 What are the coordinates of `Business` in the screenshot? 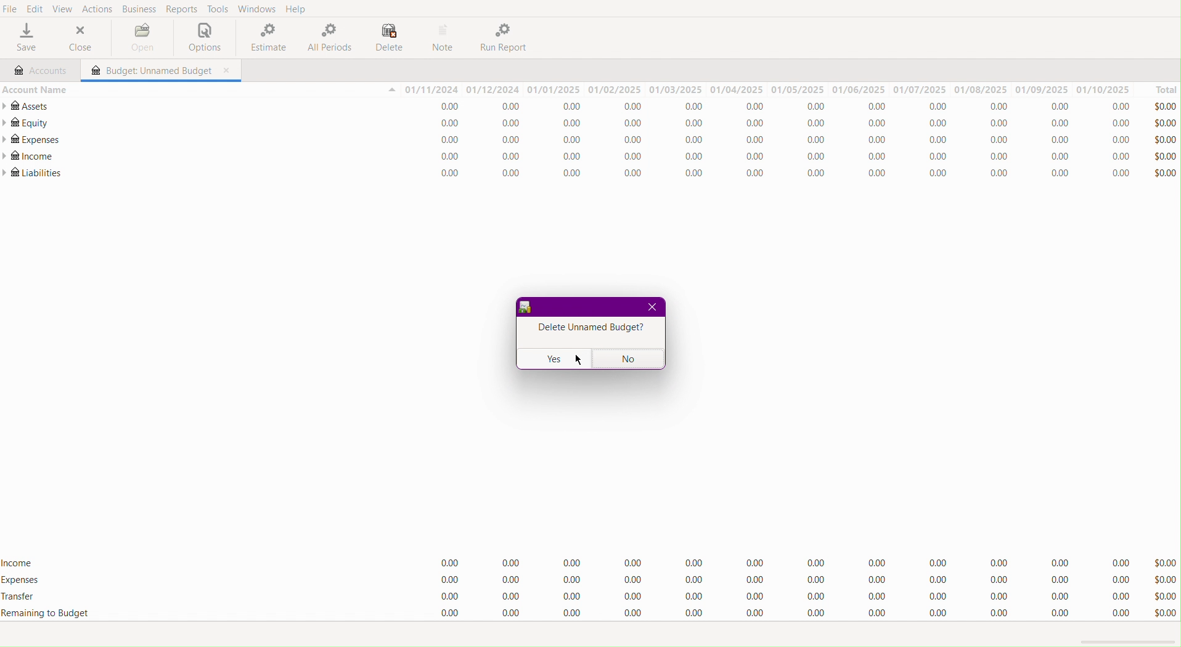 It's located at (140, 9).